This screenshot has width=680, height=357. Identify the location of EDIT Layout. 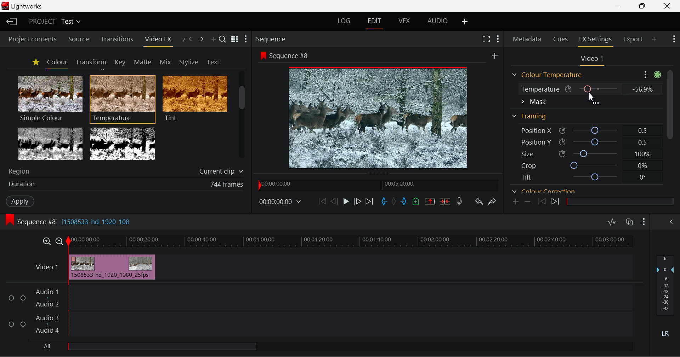
(374, 23).